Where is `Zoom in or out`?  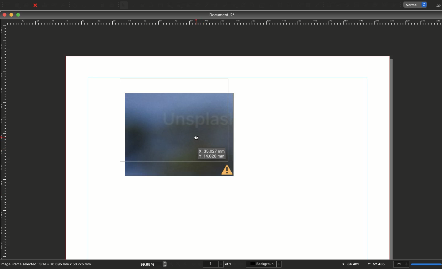 Zoom in or out is located at coordinates (244, 6).